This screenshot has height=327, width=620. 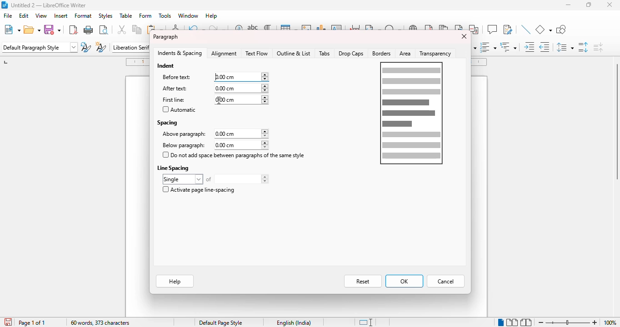 I want to click on before text: 0.00 cm, so click(x=214, y=77).